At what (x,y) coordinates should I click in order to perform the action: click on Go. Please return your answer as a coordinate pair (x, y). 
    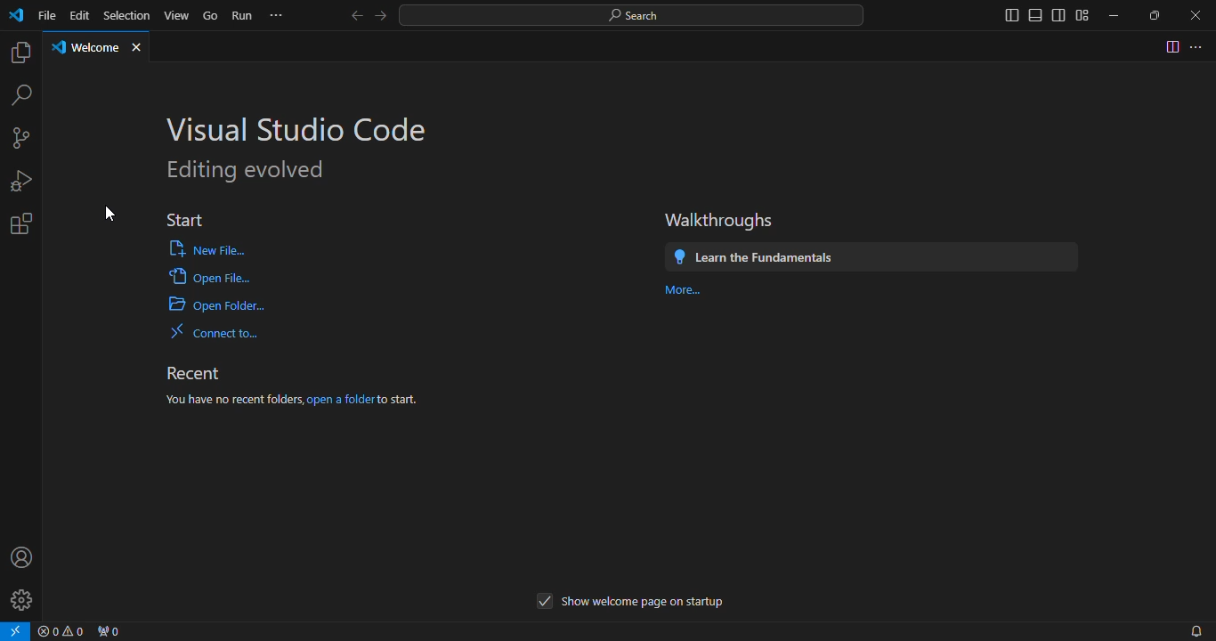
    Looking at the image, I should click on (212, 14).